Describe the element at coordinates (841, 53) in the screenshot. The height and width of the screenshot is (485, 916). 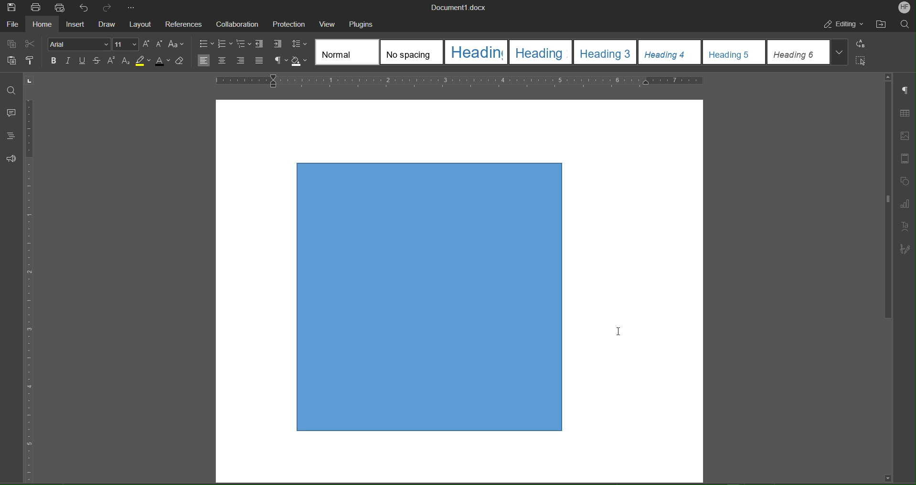
I see `More Headings` at that location.